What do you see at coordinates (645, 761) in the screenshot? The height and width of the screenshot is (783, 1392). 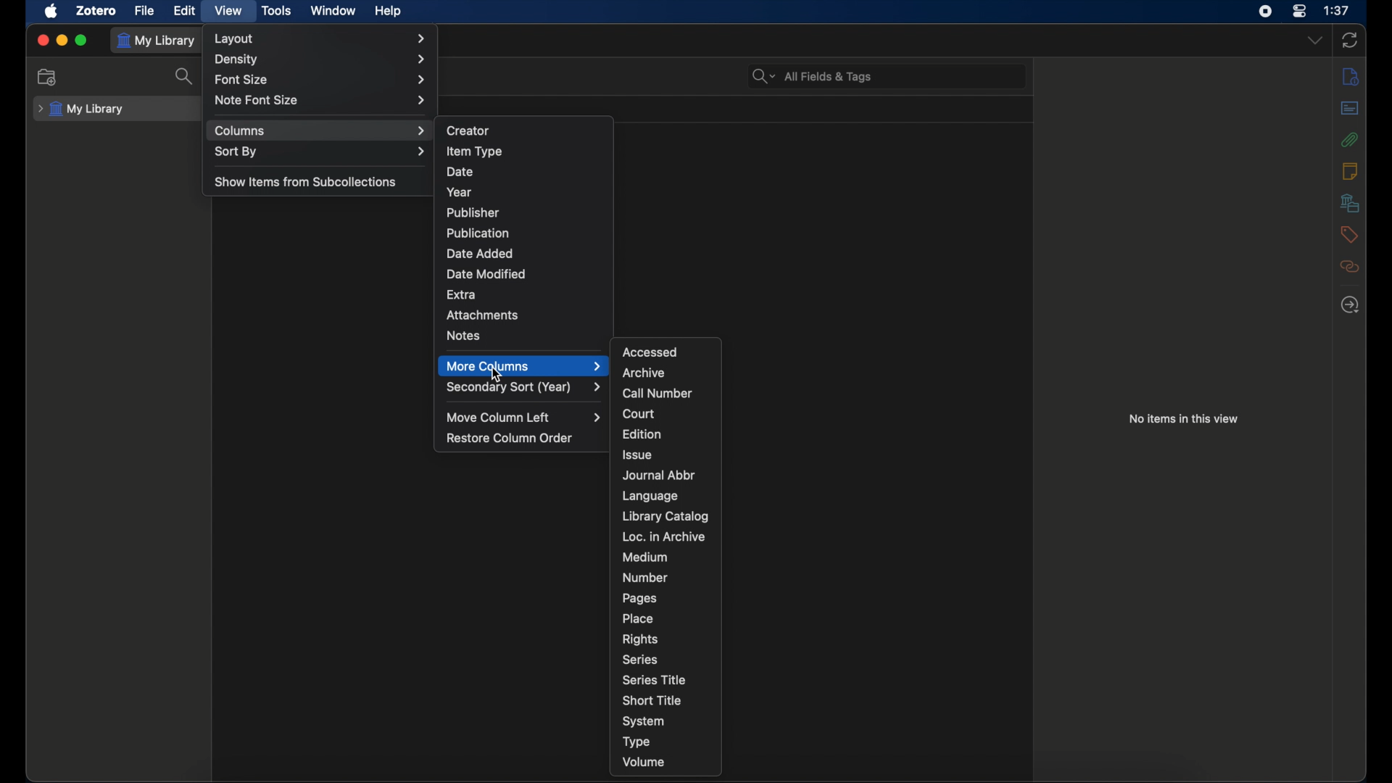 I see `volume` at bounding box center [645, 761].